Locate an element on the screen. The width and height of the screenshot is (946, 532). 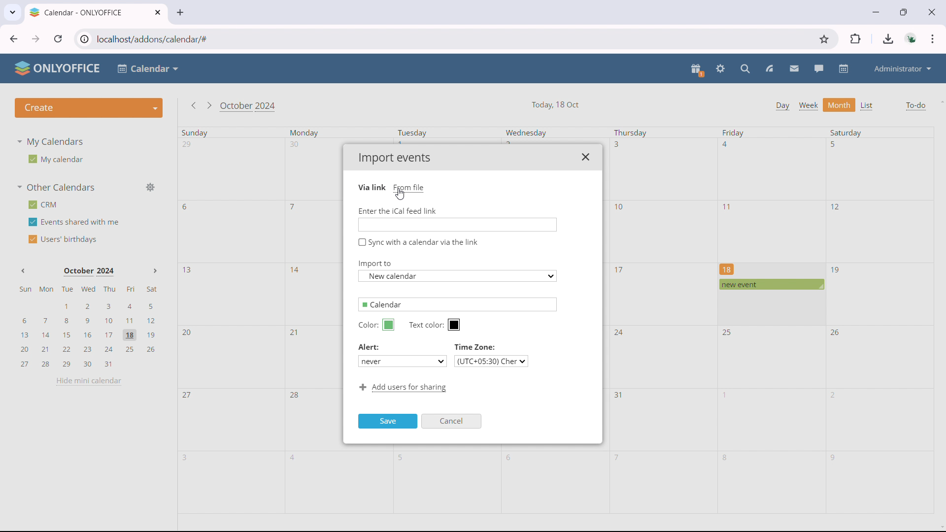
close tab is located at coordinates (157, 12).